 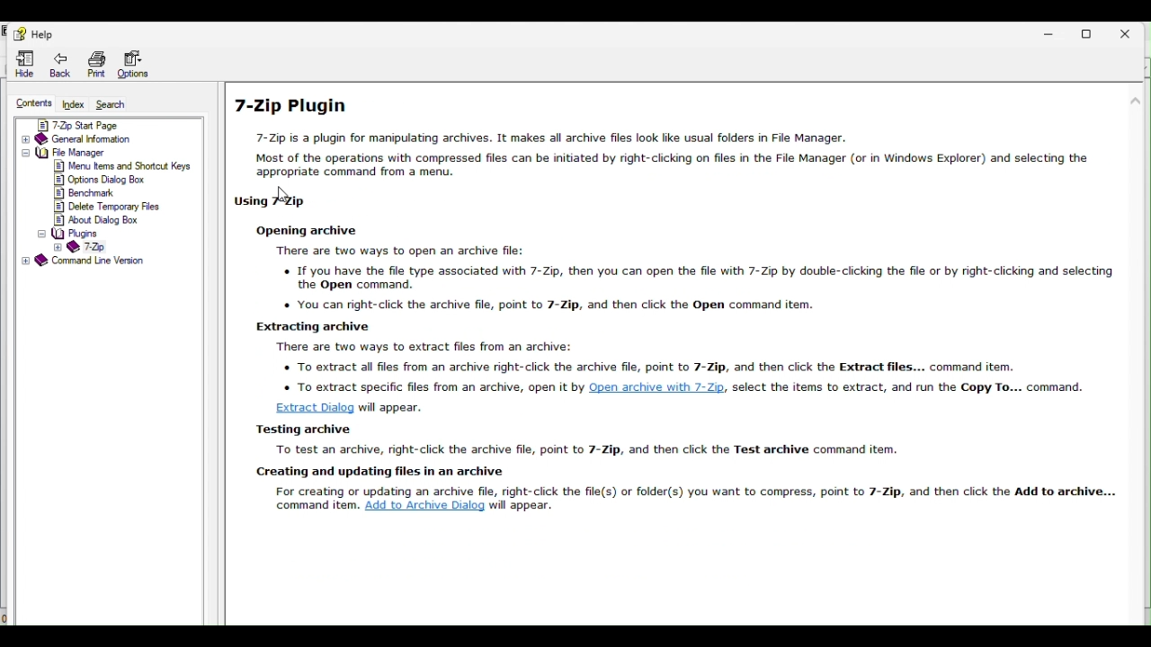 I want to click on Close, so click(x=1134, y=30).